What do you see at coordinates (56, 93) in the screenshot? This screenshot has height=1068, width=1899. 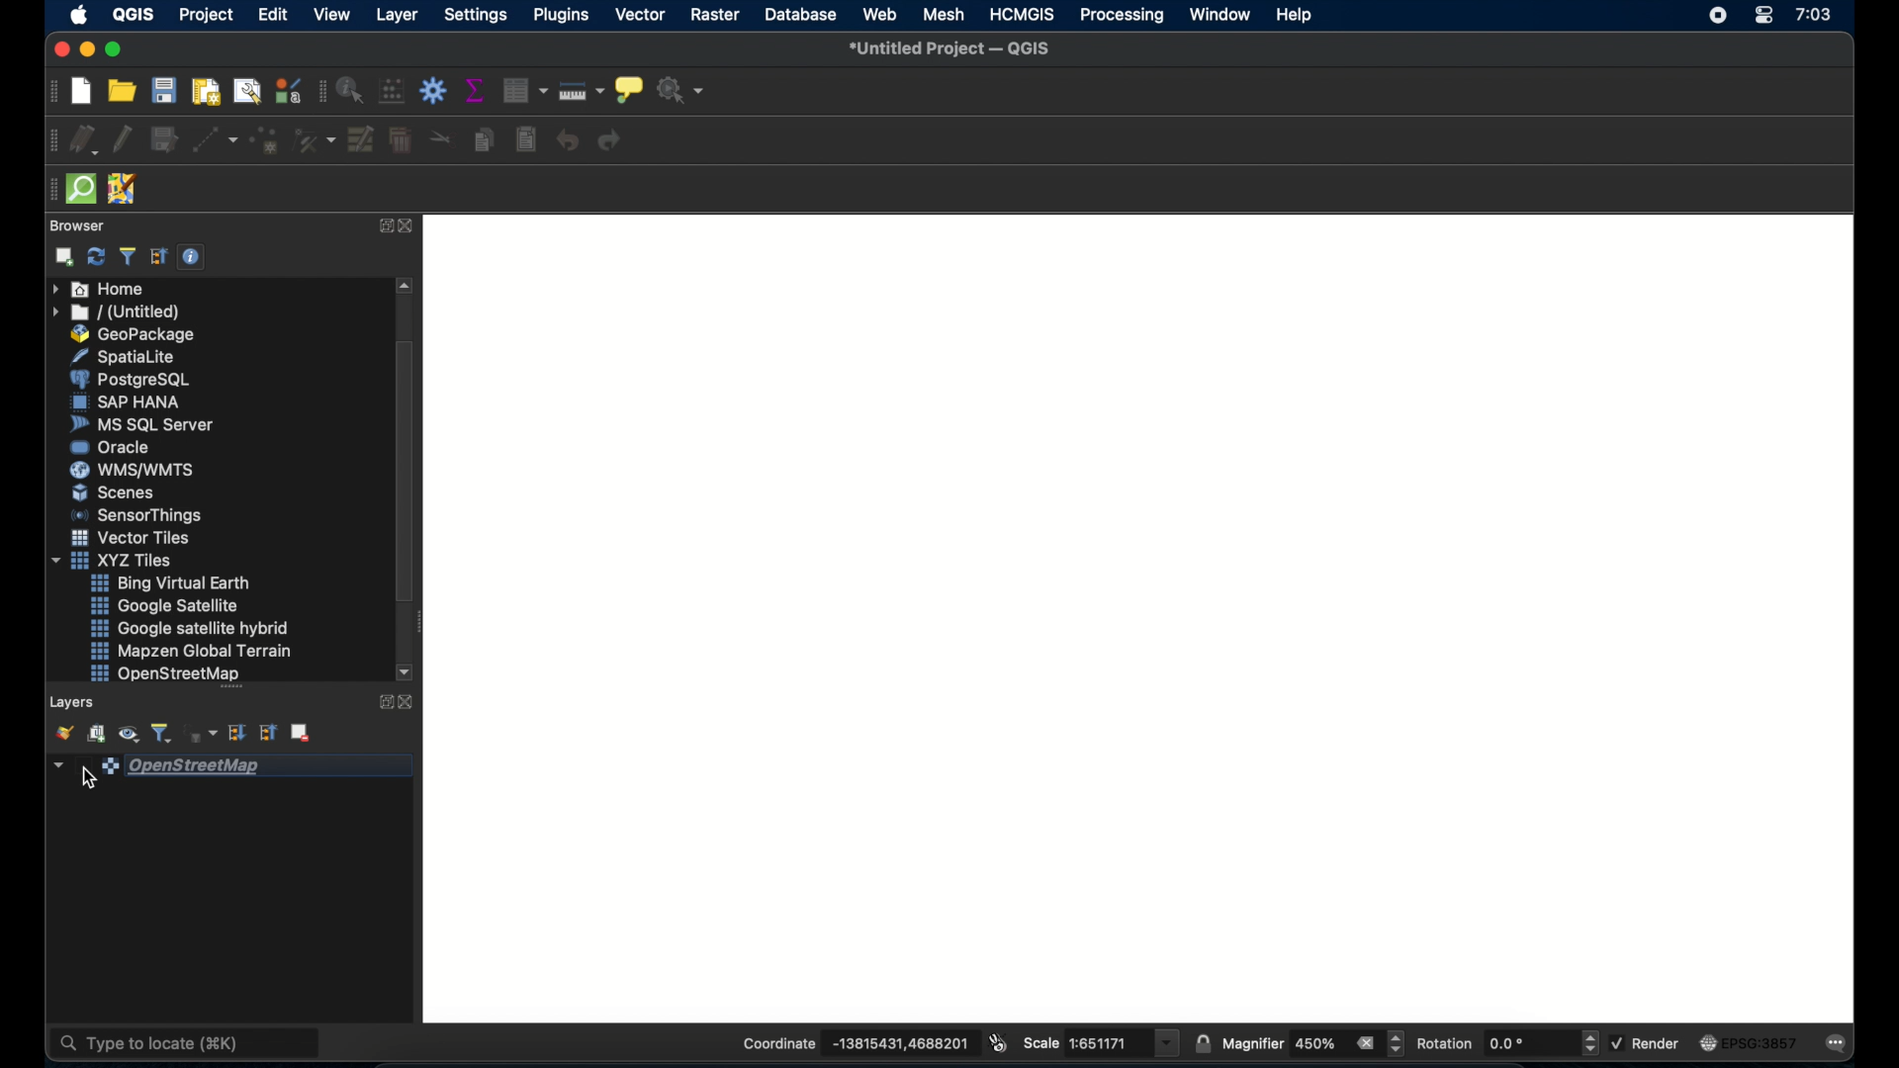 I see `project toolbar` at bounding box center [56, 93].